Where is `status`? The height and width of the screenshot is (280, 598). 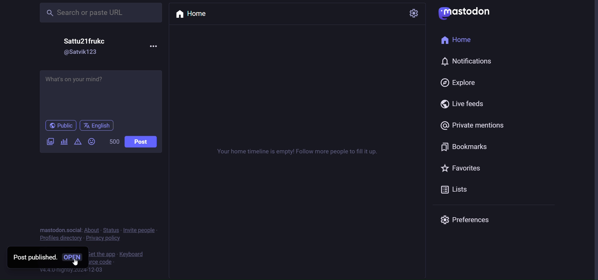
status is located at coordinates (112, 229).